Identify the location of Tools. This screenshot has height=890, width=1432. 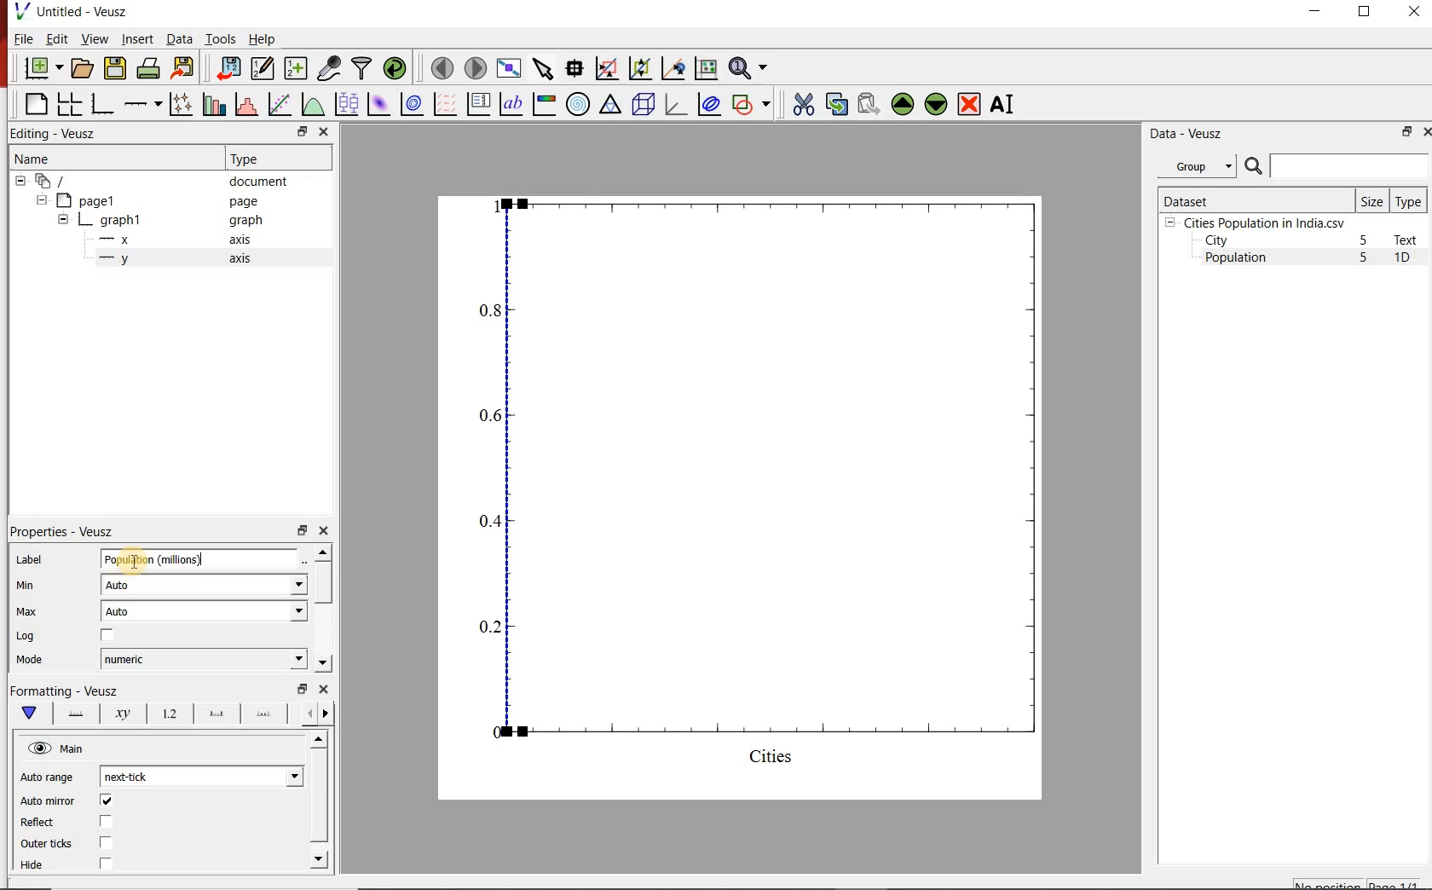
(219, 38).